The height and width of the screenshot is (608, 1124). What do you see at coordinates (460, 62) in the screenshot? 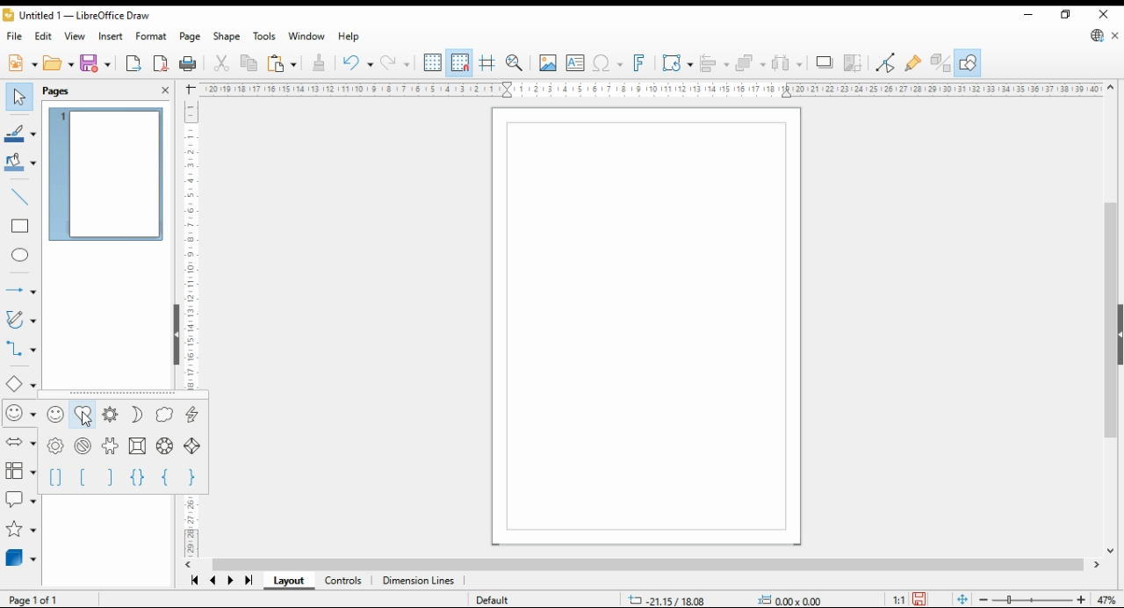
I see `snap to grid` at bounding box center [460, 62].